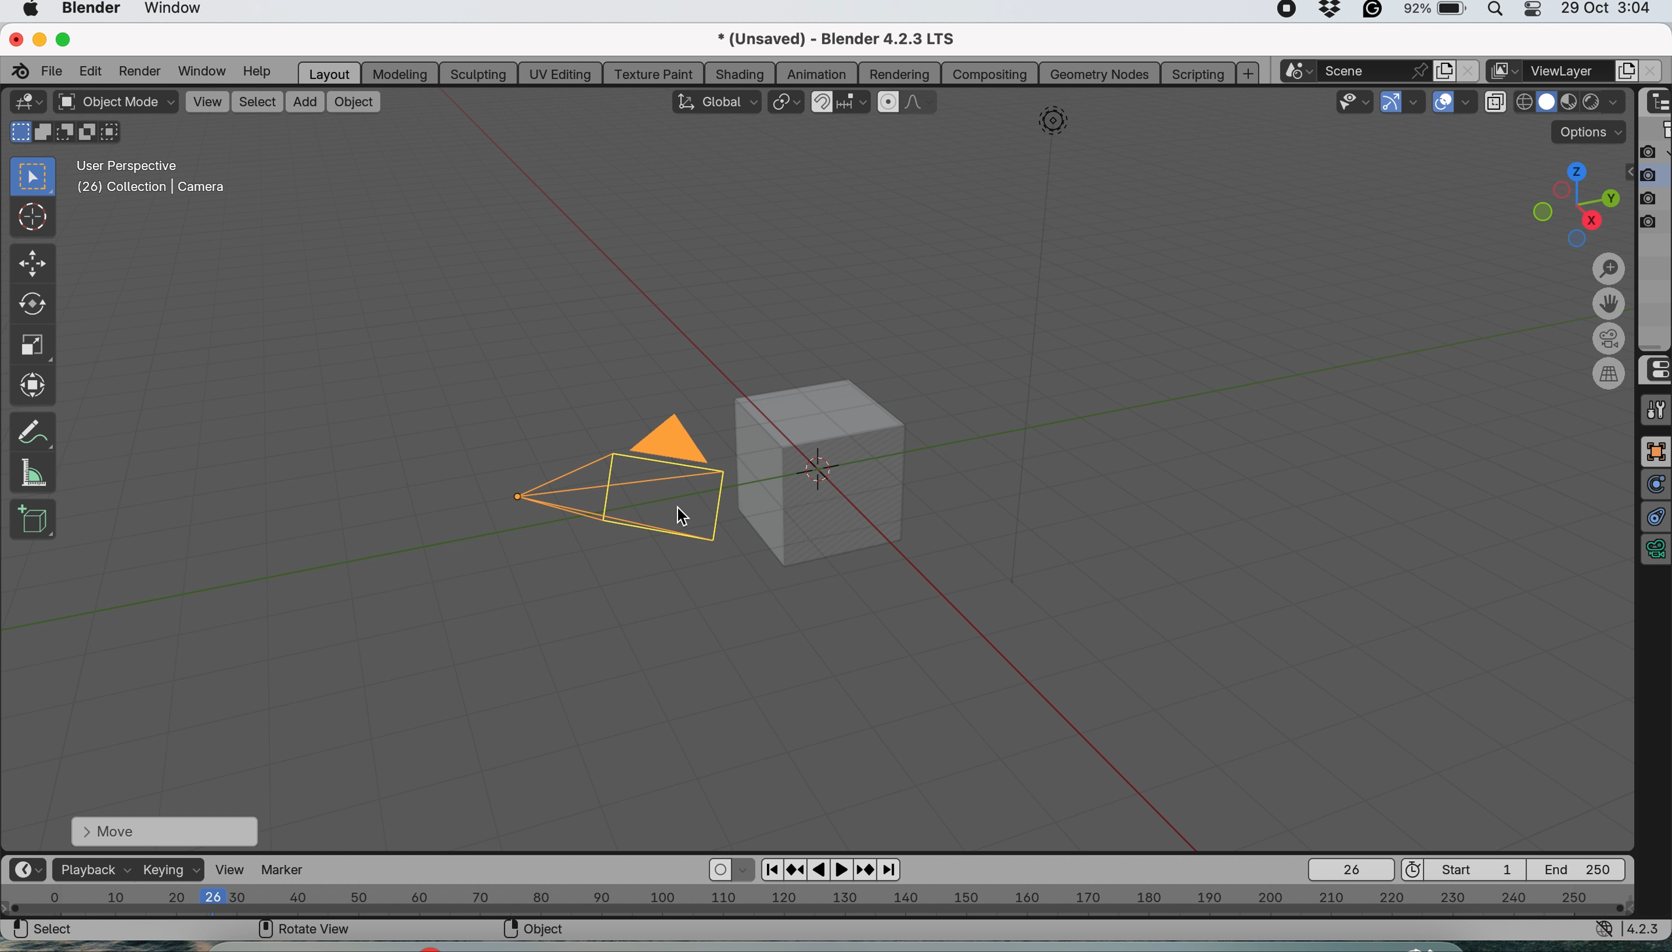 Image resolution: width=1672 pixels, height=952 pixels. What do you see at coordinates (1569, 71) in the screenshot?
I see `view layer` at bounding box center [1569, 71].